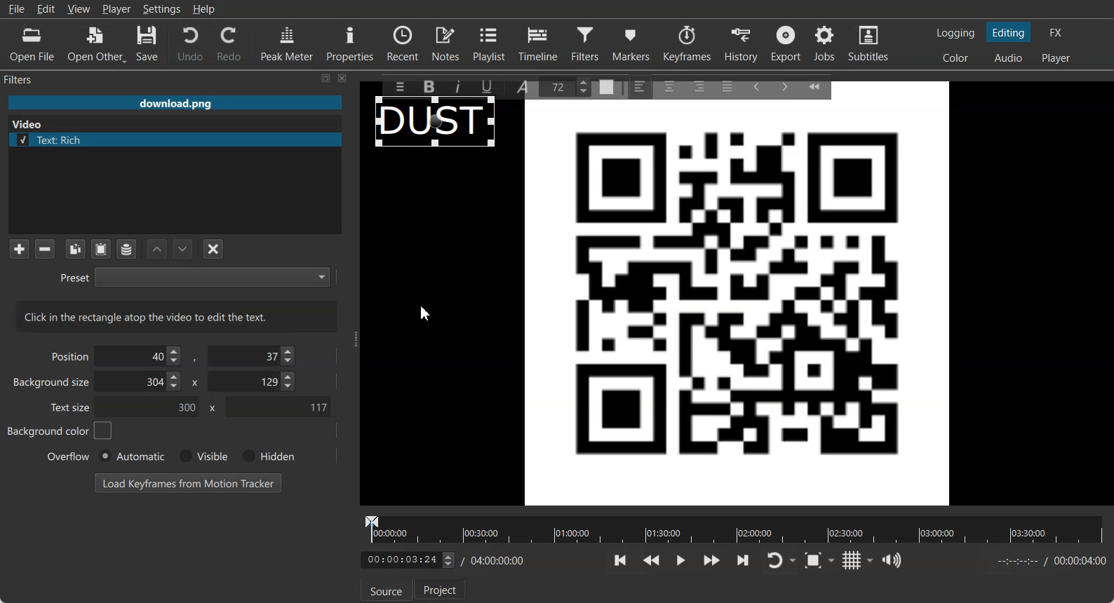  I want to click on Maximize, so click(326, 78).